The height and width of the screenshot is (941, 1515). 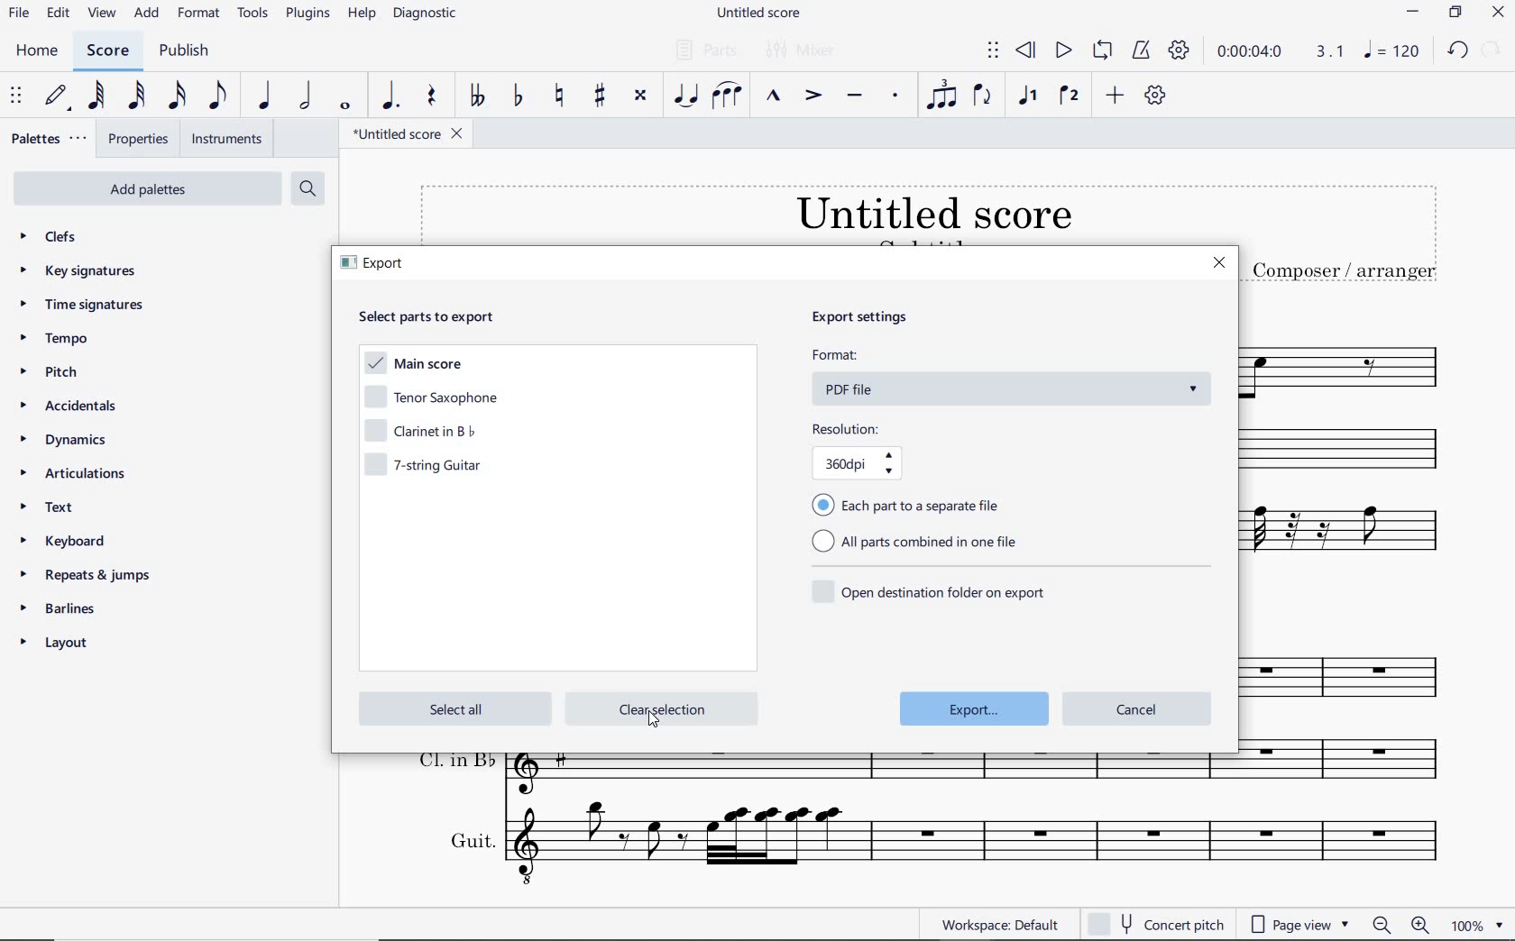 What do you see at coordinates (307, 187) in the screenshot?
I see `search palettes` at bounding box center [307, 187].